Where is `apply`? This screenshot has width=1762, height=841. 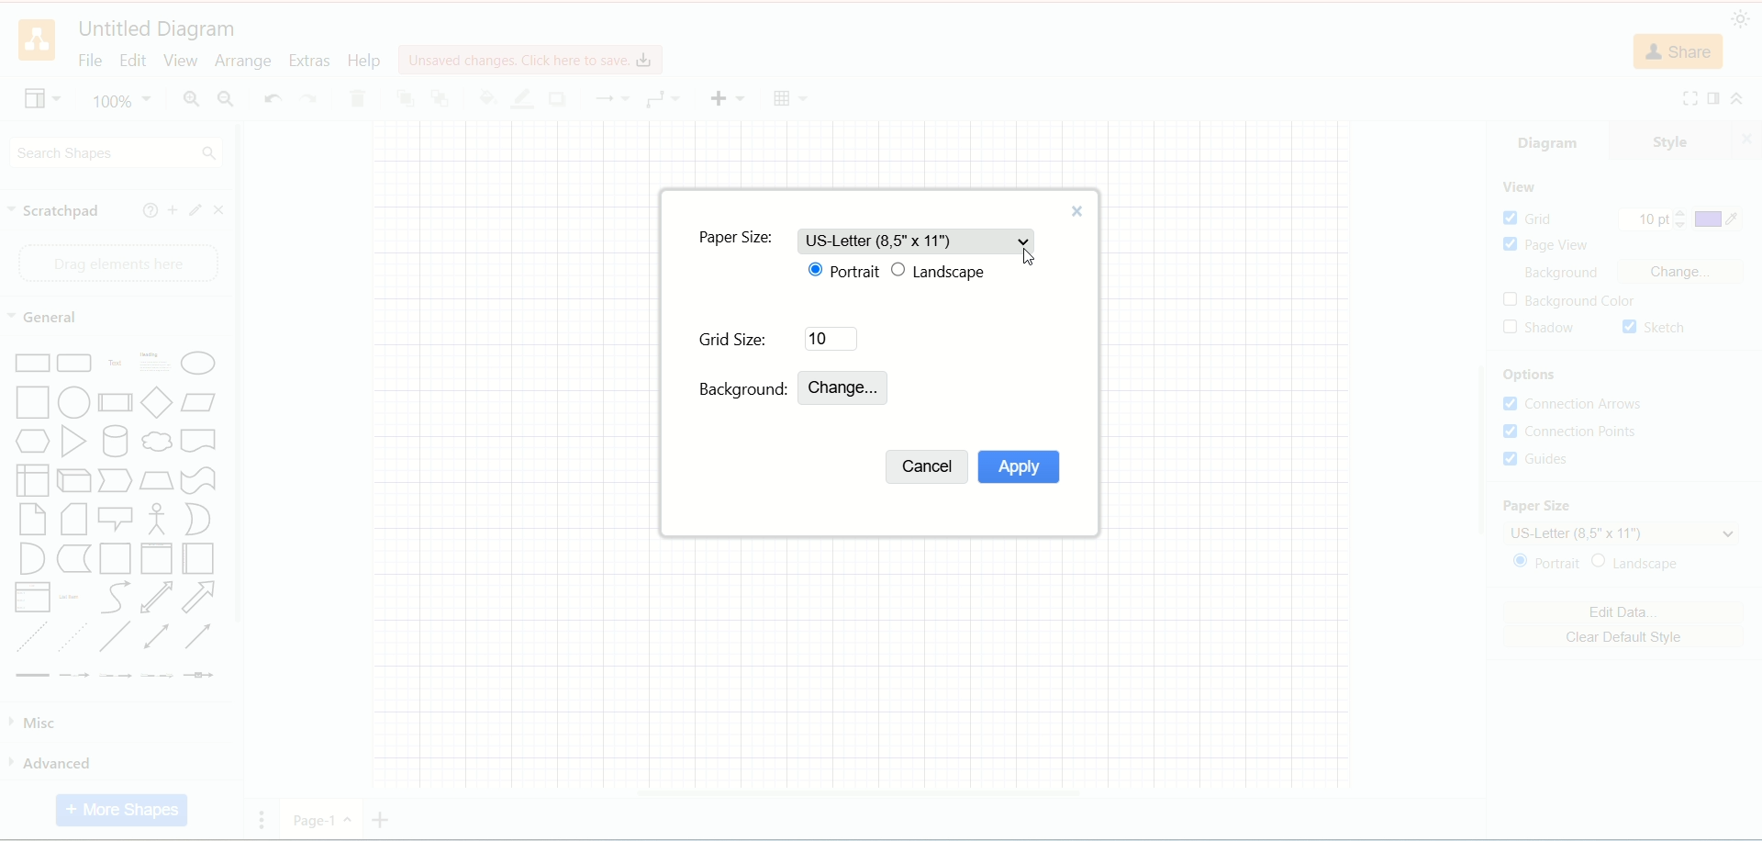
apply is located at coordinates (1020, 468).